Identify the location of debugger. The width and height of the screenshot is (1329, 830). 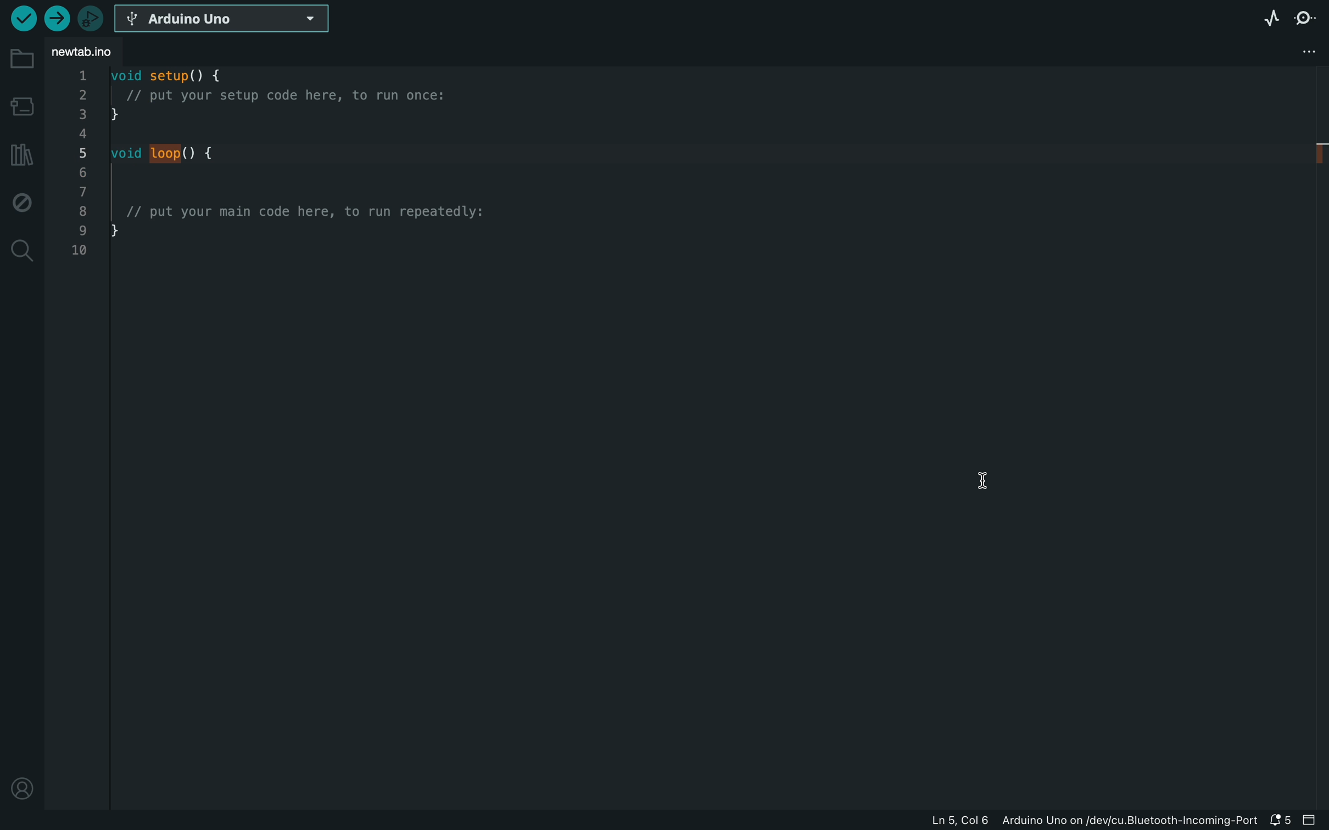
(90, 18).